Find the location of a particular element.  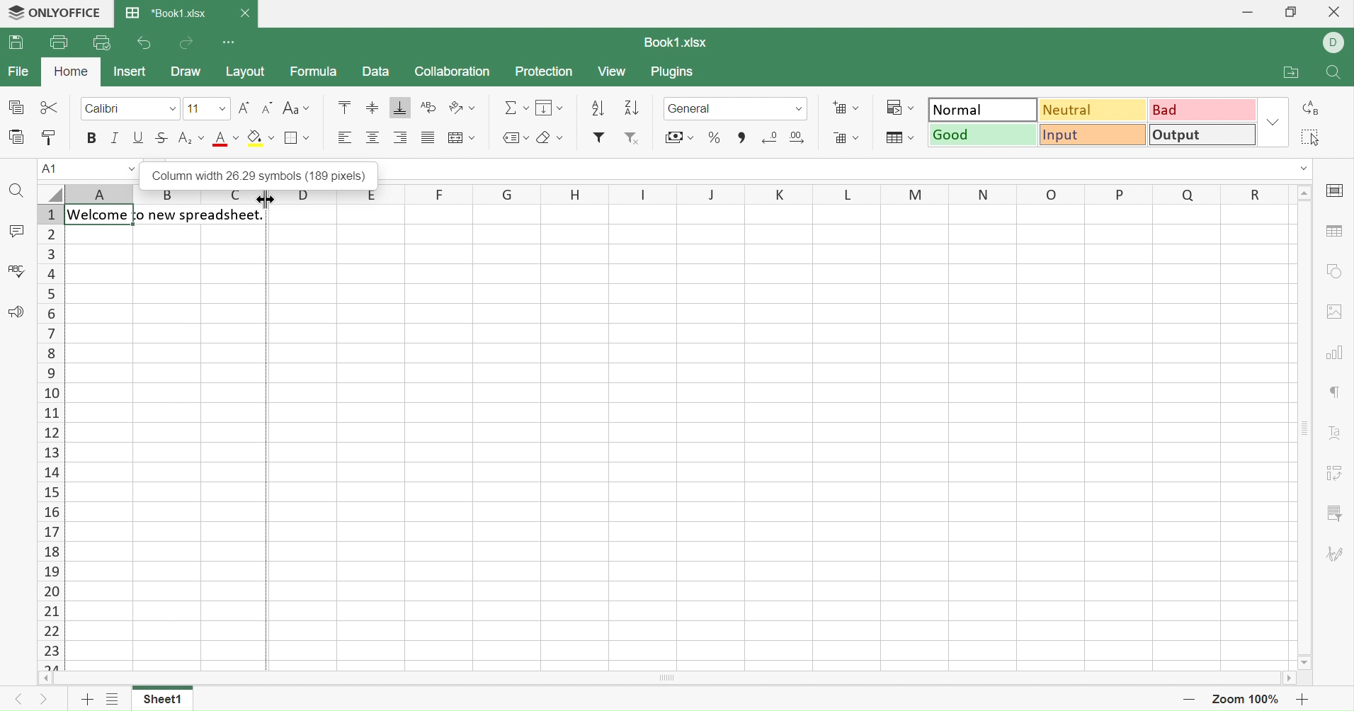

Paragraph settings is located at coordinates (1336, 394).